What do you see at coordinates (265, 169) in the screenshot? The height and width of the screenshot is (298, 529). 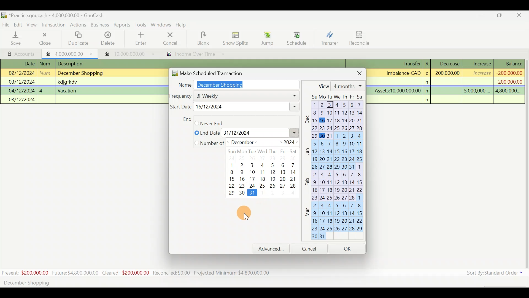 I see `Calender` at bounding box center [265, 169].